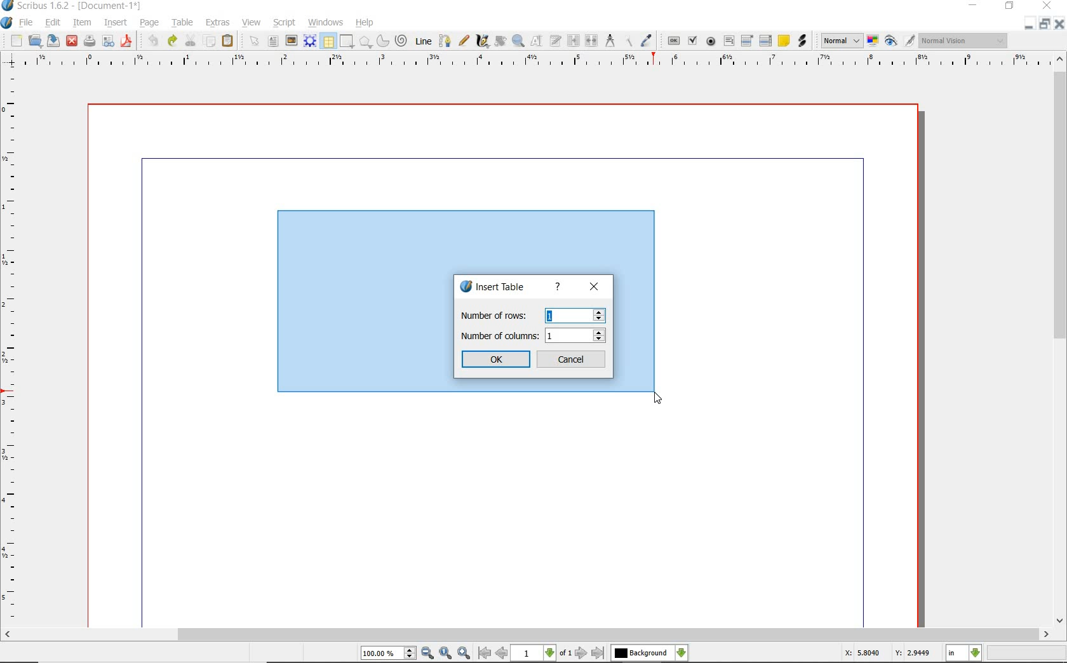 The width and height of the screenshot is (1067, 663). Describe the element at coordinates (424, 40) in the screenshot. I see `line` at that location.